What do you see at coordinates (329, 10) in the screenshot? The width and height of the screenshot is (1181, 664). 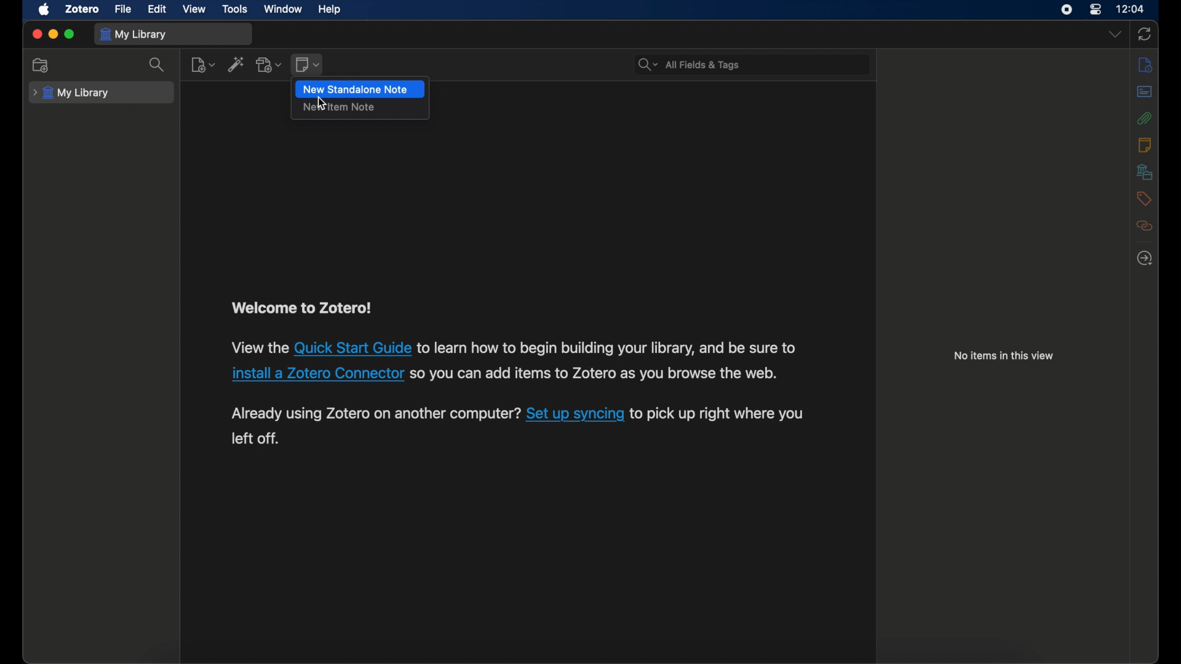 I see `help` at bounding box center [329, 10].